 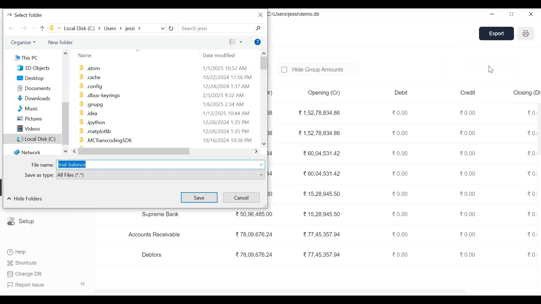 I want to click on 77,45,357.94, so click(x=322, y=254).